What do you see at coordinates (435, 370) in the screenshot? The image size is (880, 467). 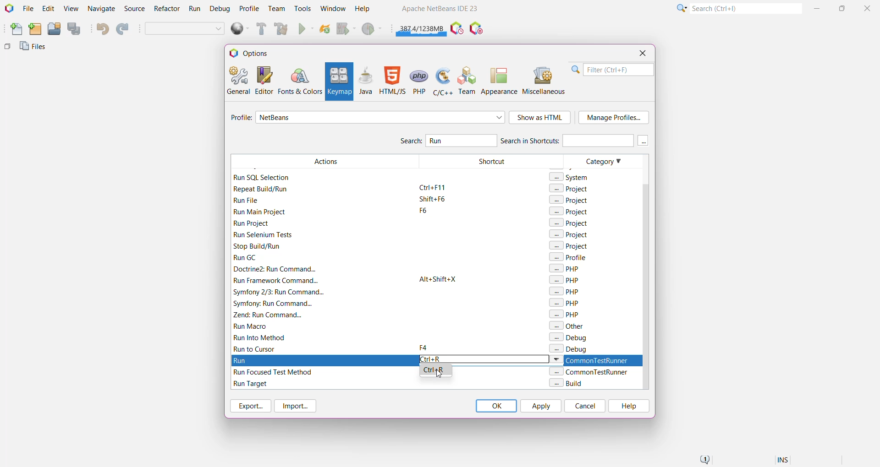 I see `Select the available shortcut option to set` at bounding box center [435, 370].